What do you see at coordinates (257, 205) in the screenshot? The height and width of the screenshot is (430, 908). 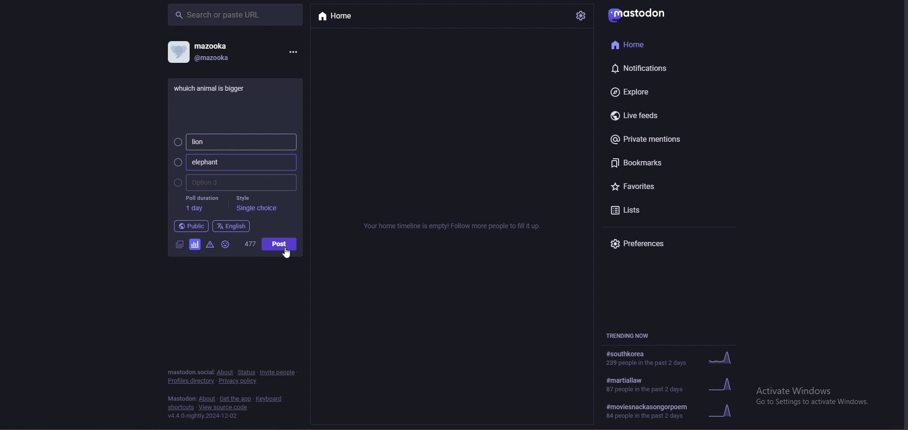 I see `style` at bounding box center [257, 205].